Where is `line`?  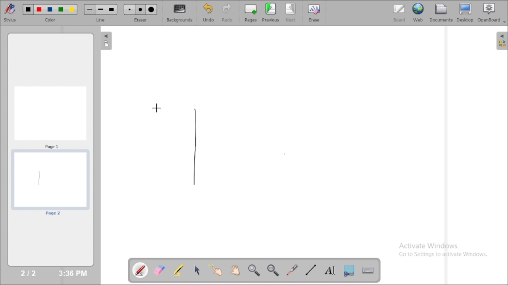
line is located at coordinates (102, 20).